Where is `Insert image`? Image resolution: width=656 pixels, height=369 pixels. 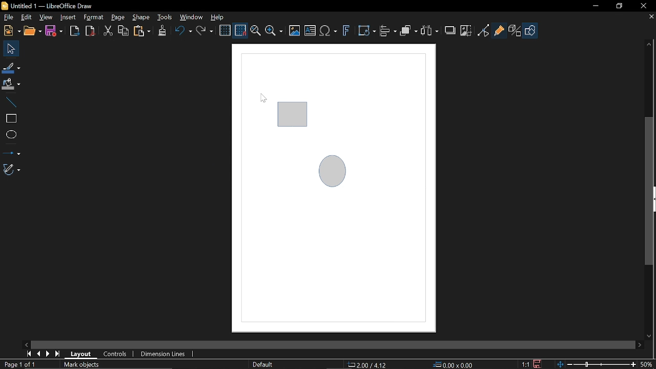 Insert image is located at coordinates (294, 31).